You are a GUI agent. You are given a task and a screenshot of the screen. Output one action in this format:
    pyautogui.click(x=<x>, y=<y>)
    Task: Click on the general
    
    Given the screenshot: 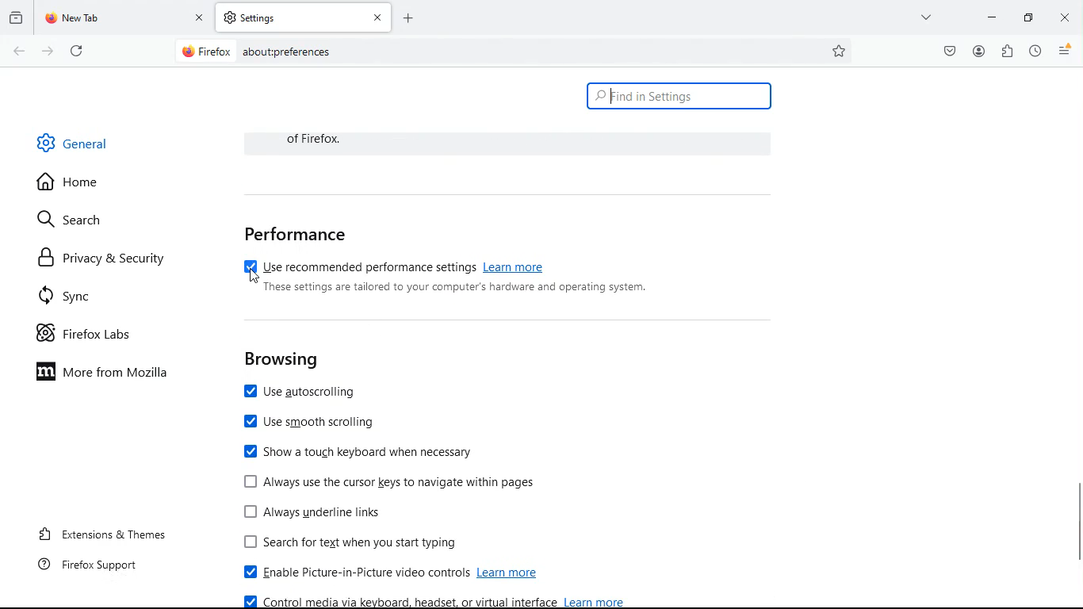 What is the action you would take?
    pyautogui.click(x=75, y=141)
    